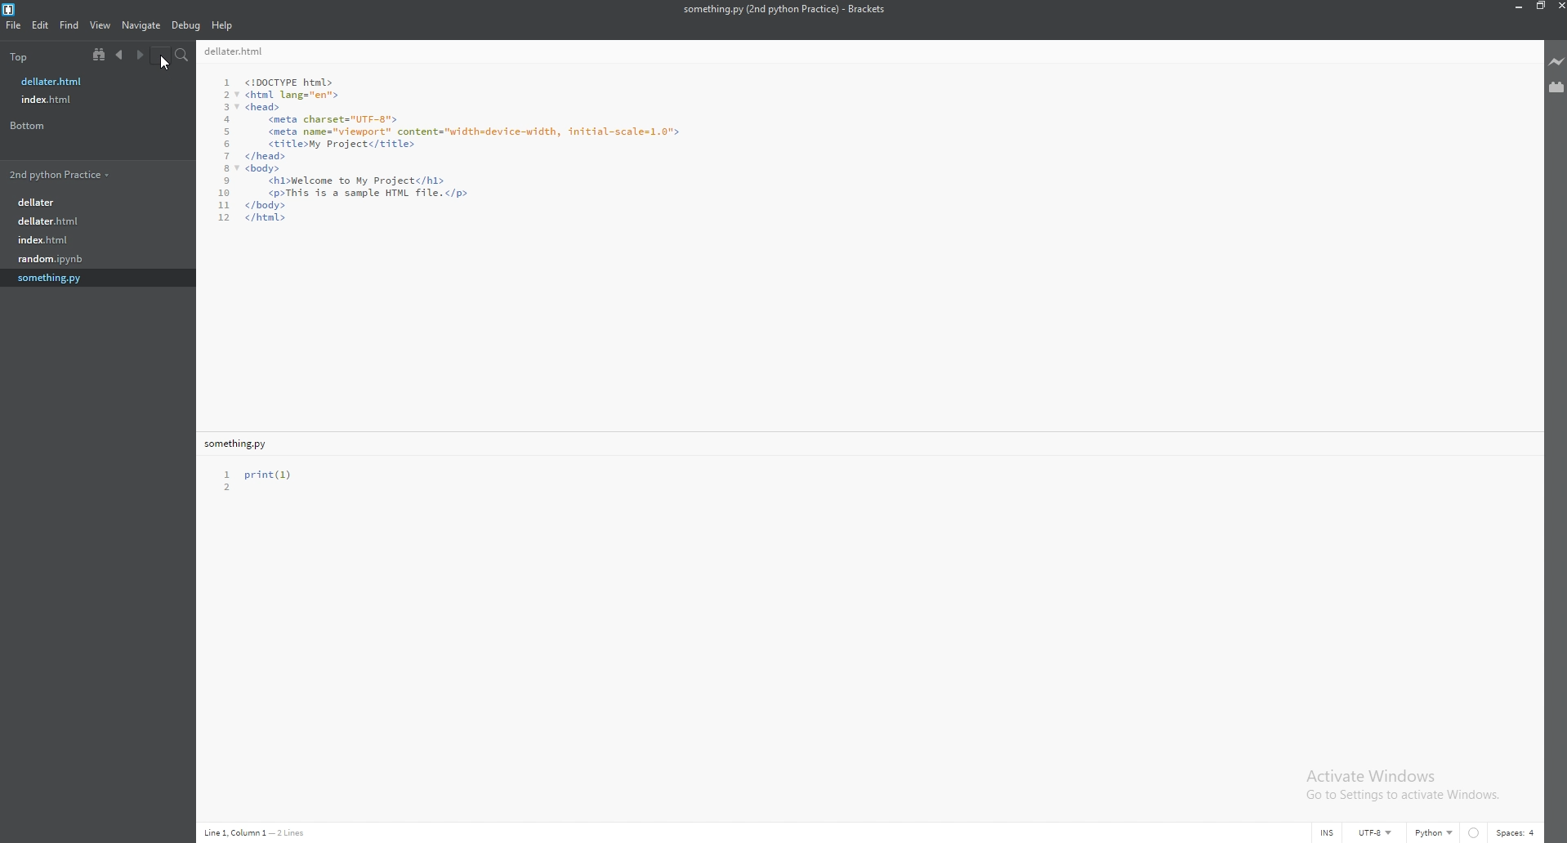 The height and width of the screenshot is (843, 1567). Describe the element at coordinates (13, 25) in the screenshot. I see `file` at that location.